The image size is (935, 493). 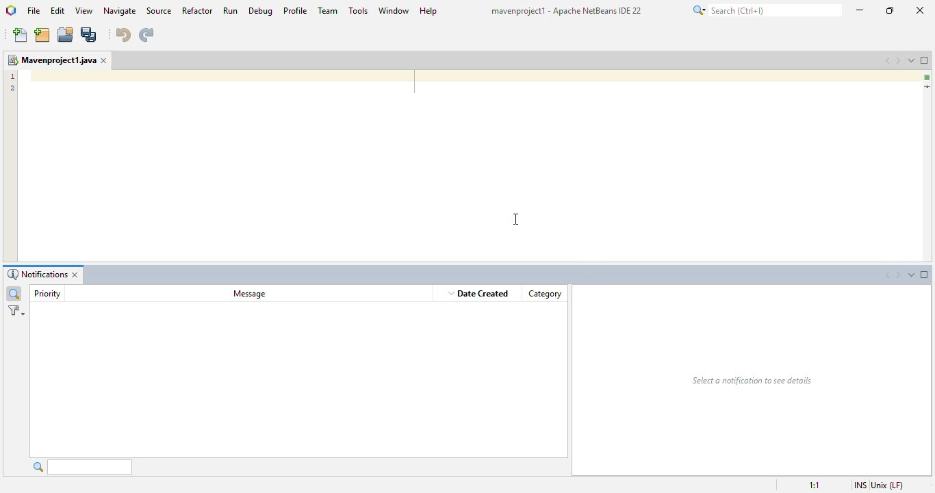 What do you see at coordinates (812, 484) in the screenshot?
I see `magnification ratio` at bounding box center [812, 484].